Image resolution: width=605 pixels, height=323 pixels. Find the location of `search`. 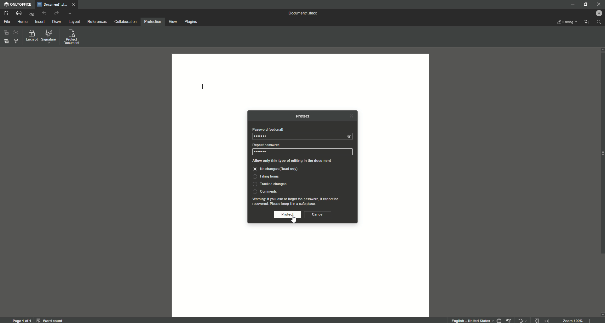

search is located at coordinates (599, 22).